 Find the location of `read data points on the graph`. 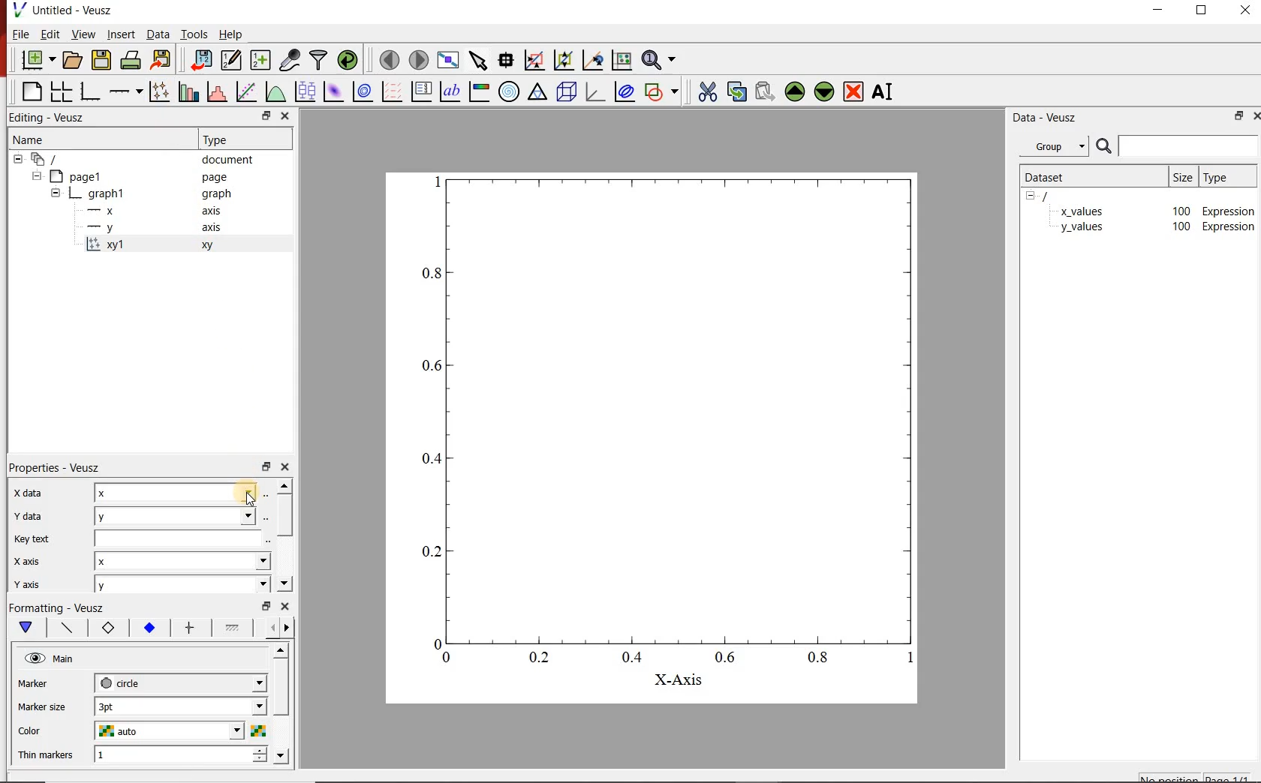

read data points on the graph is located at coordinates (507, 59).